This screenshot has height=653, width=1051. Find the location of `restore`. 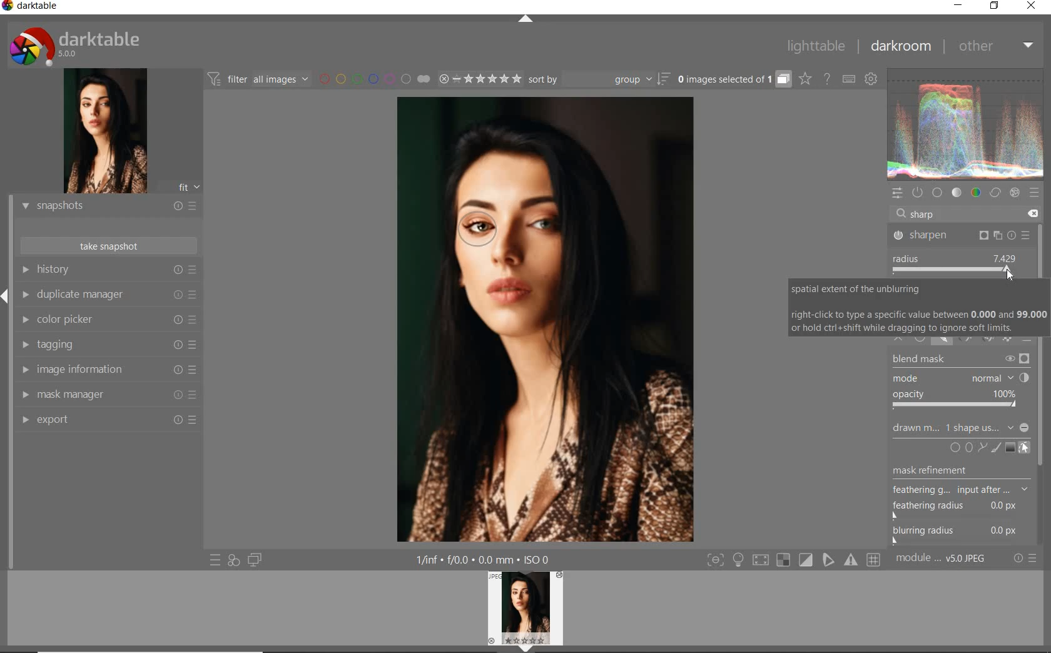

restore is located at coordinates (995, 8).